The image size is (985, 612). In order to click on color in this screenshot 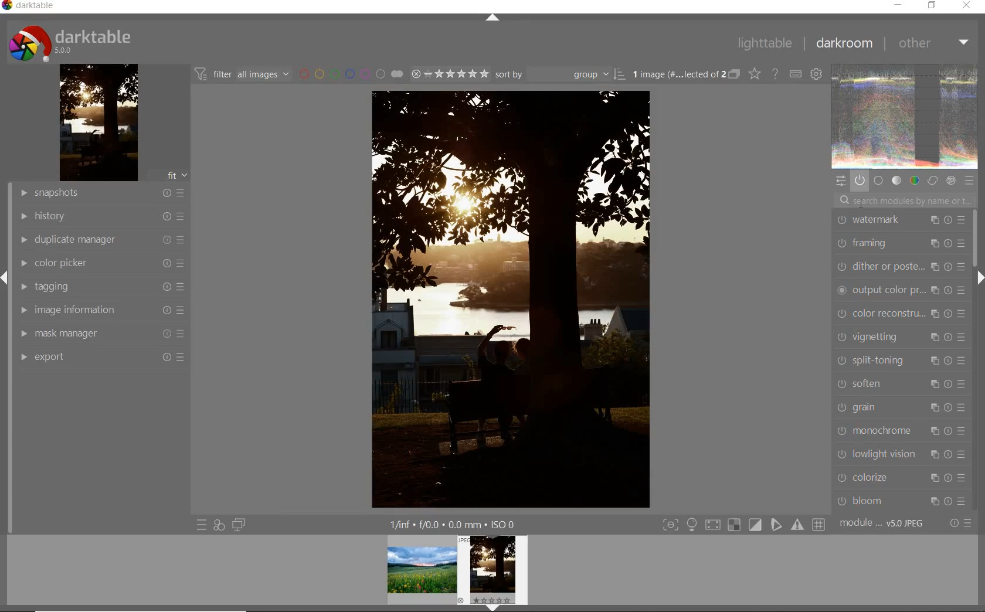, I will do `click(915, 179)`.